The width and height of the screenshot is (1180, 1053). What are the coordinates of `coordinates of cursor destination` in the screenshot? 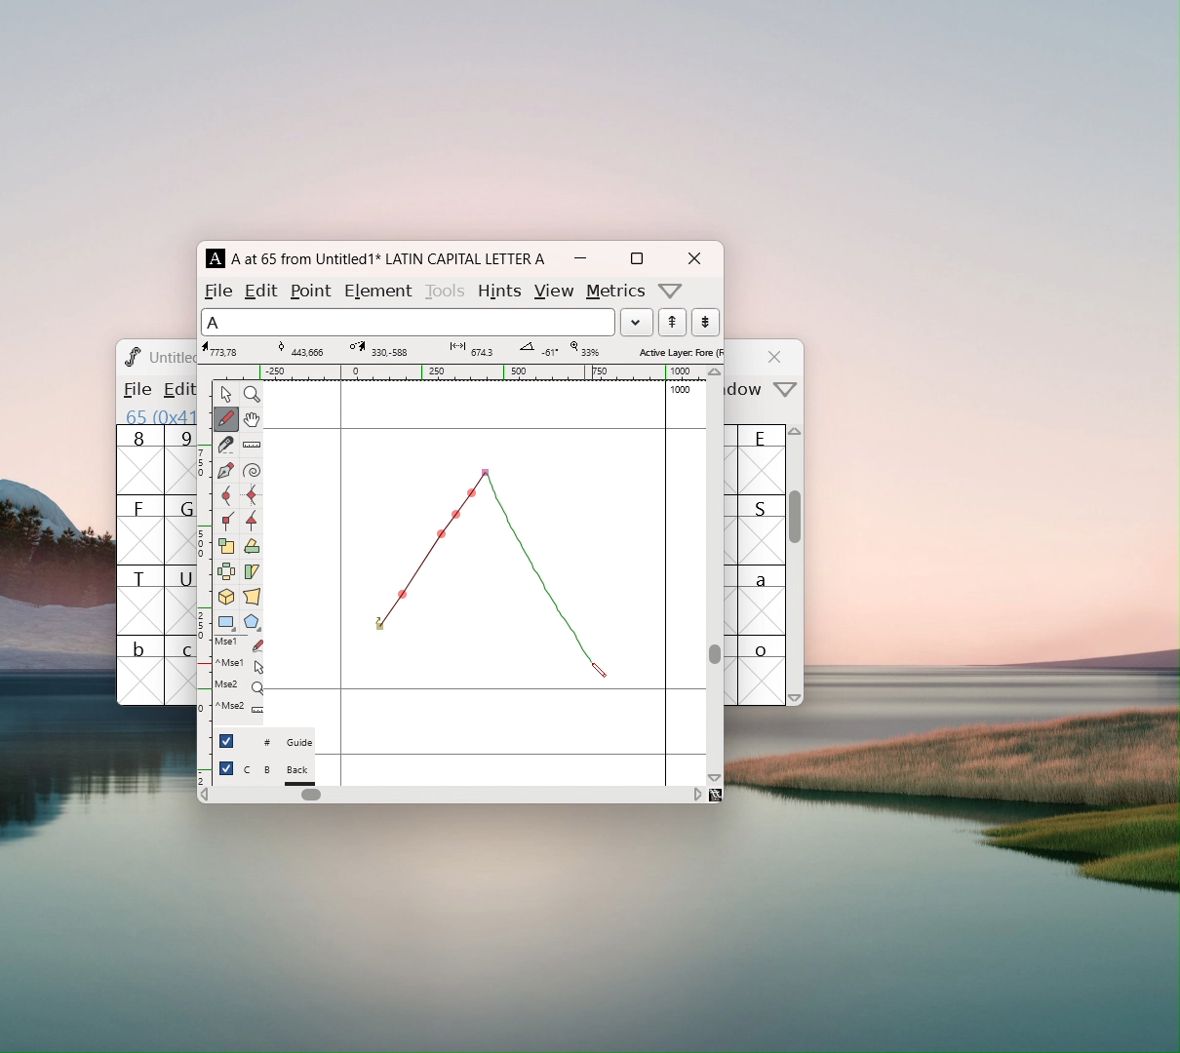 It's located at (376, 349).